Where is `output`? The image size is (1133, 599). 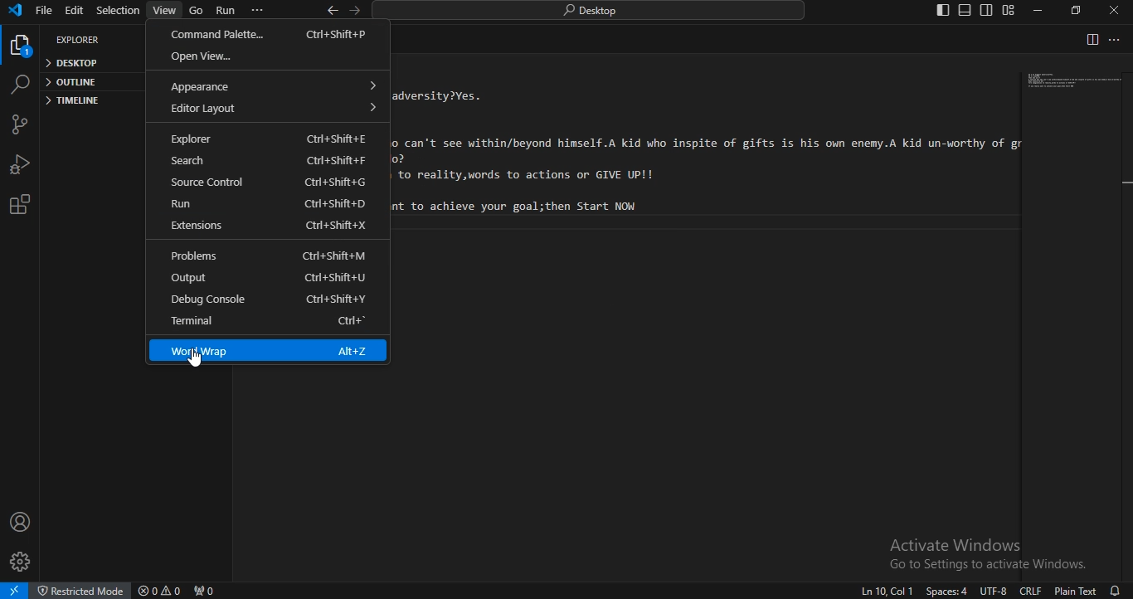 output is located at coordinates (270, 279).